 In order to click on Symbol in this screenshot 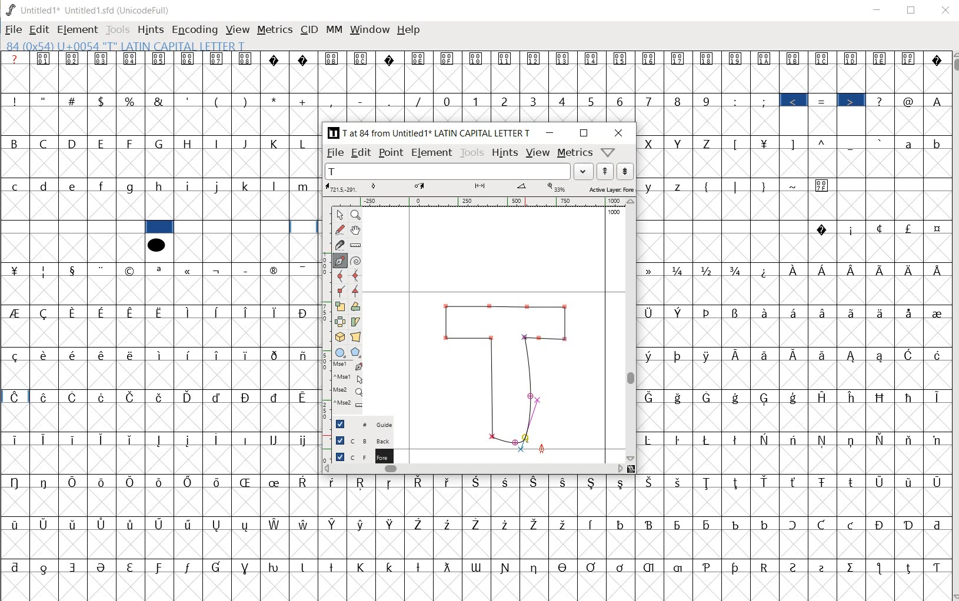, I will do `click(821, 525)`.